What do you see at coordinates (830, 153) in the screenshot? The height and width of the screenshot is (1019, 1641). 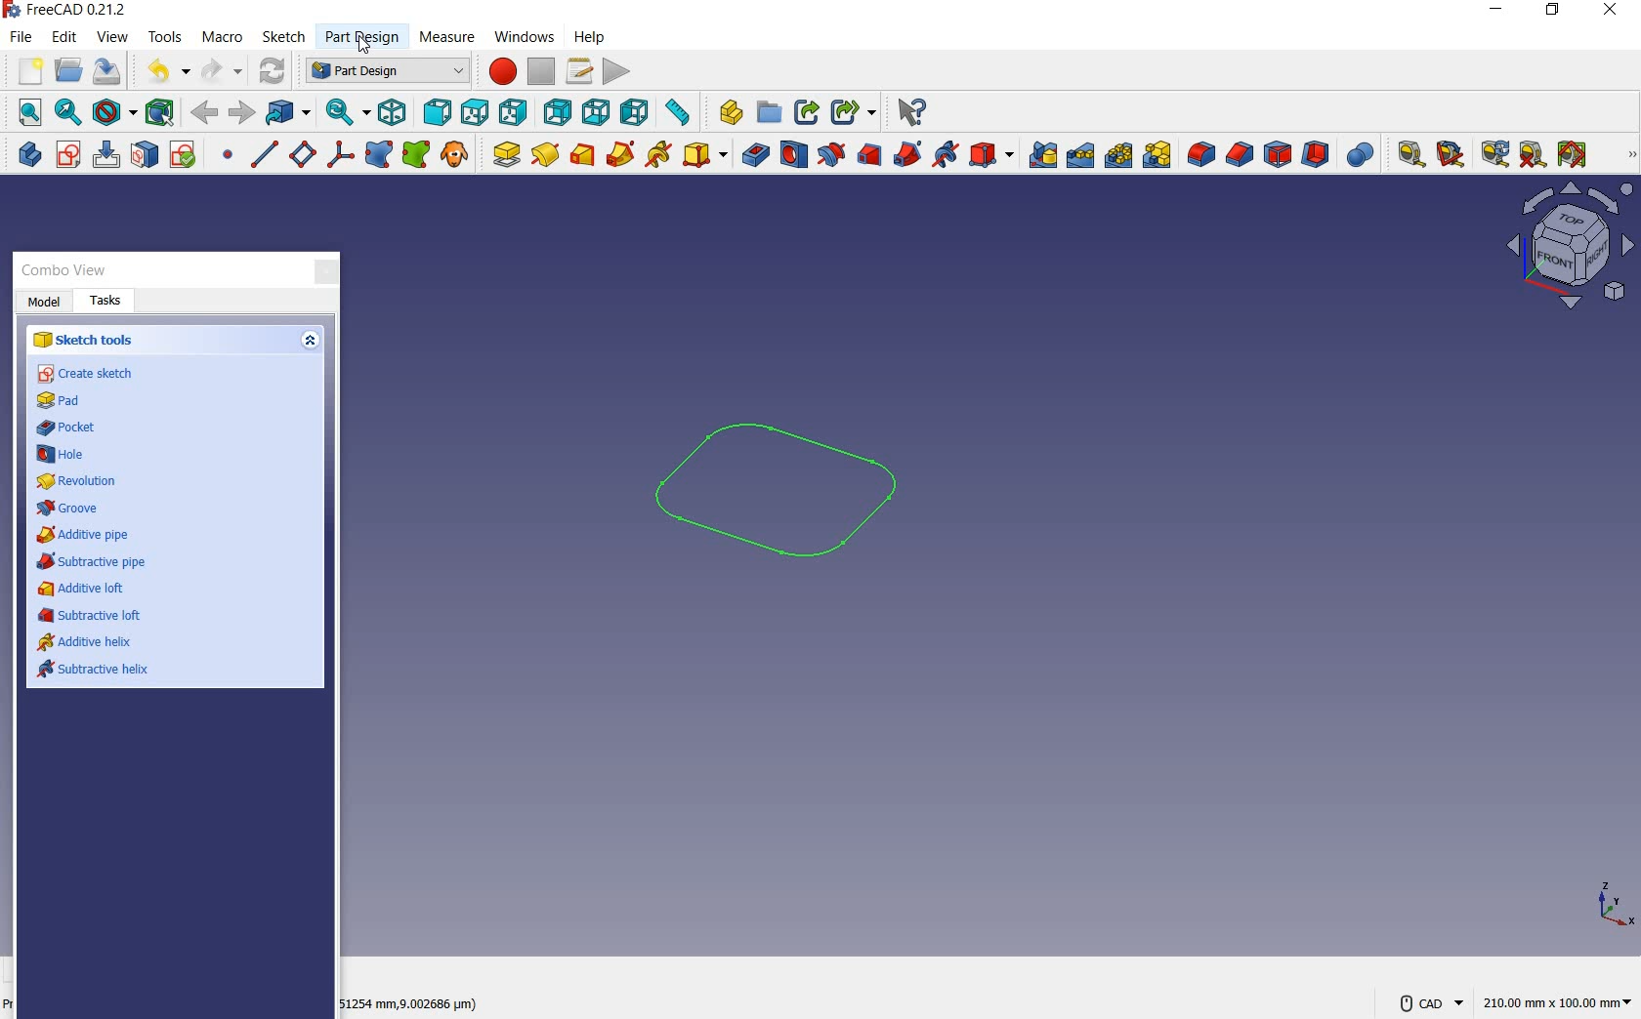 I see `groove` at bounding box center [830, 153].